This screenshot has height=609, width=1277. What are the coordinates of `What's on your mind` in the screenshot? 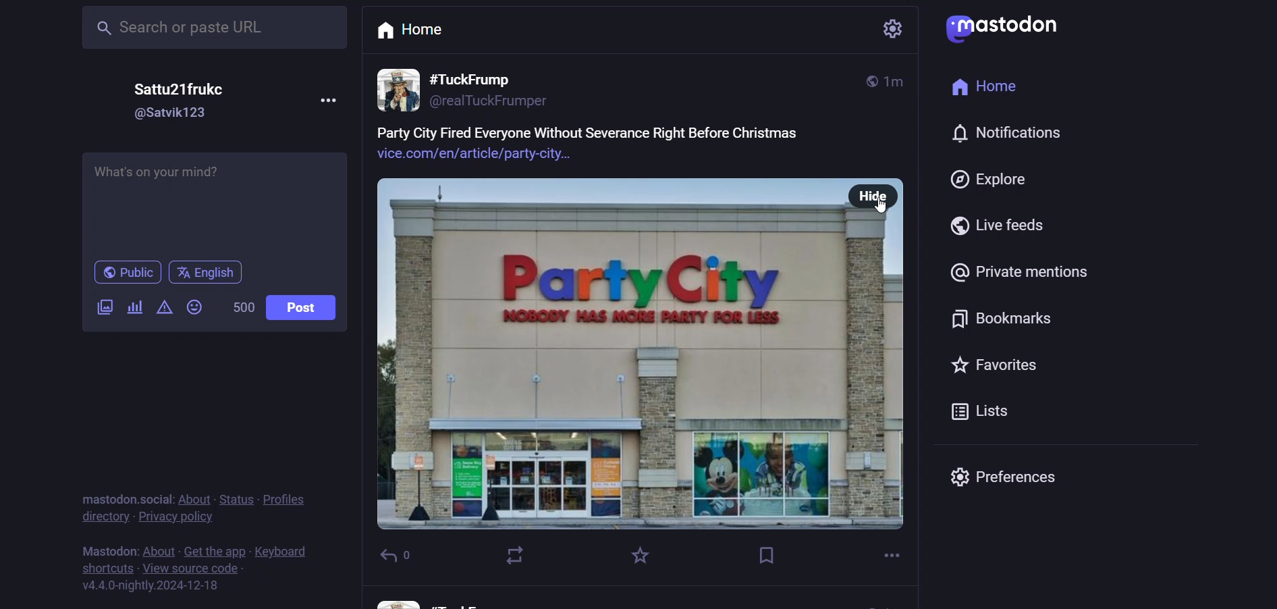 It's located at (214, 198).